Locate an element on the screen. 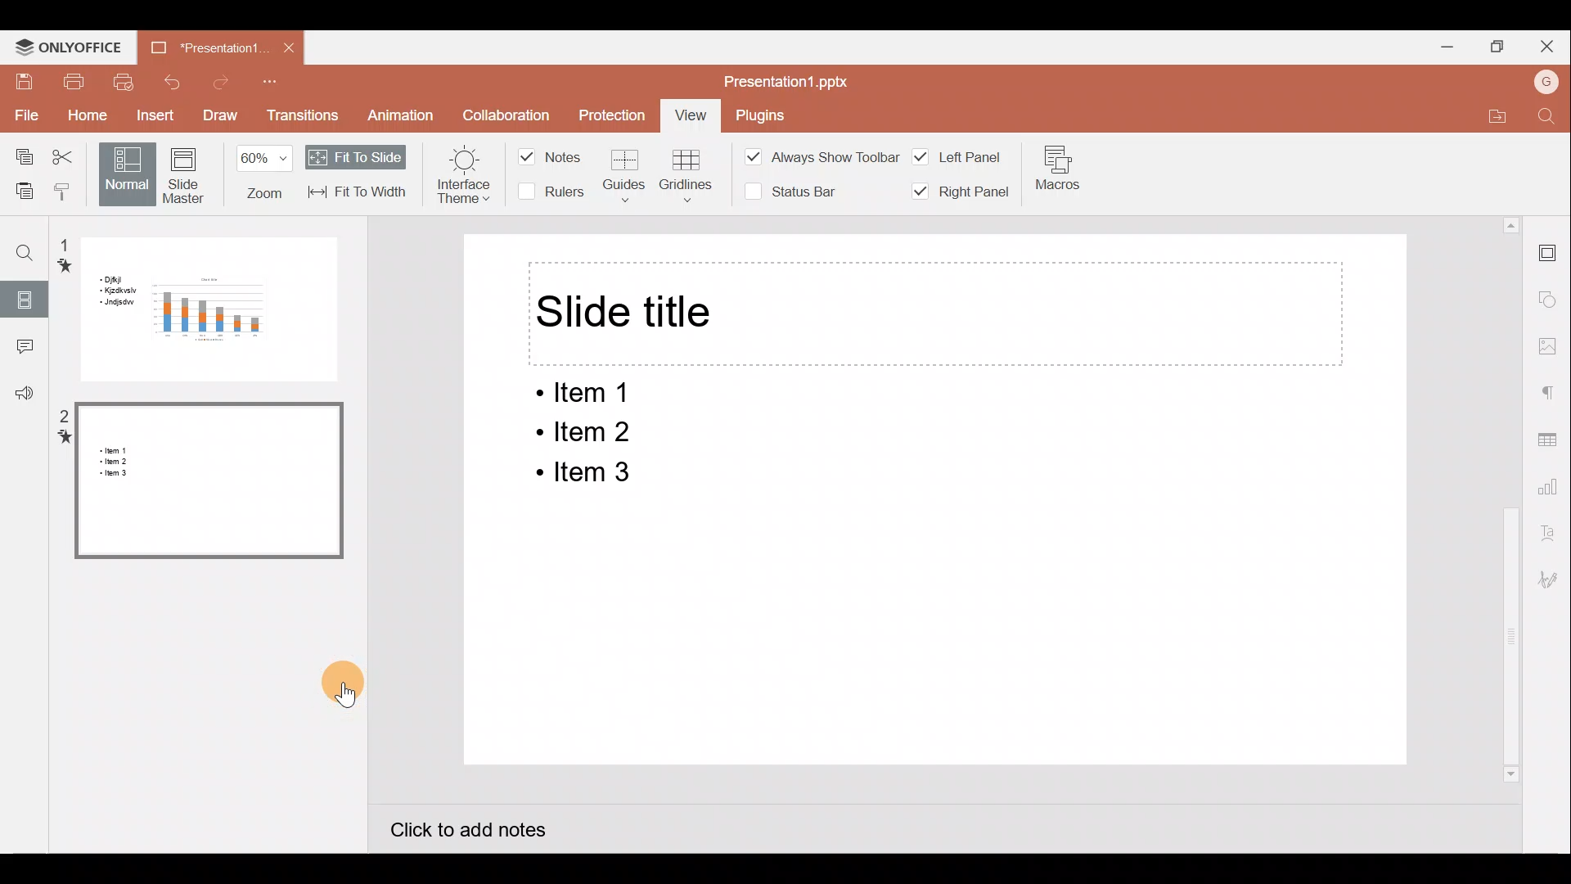 The width and height of the screenshot is (1571, 884). Left panel is located at coordinates (961, 156).